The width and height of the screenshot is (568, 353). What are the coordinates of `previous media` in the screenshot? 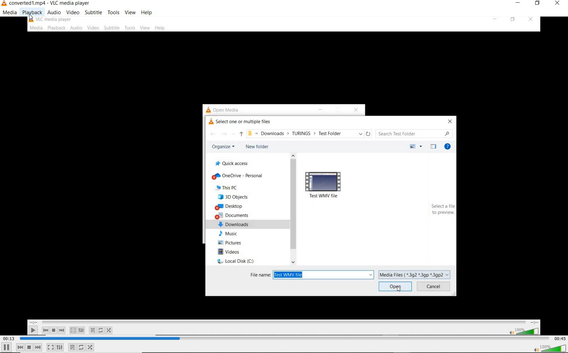 It's located at (20, 347).